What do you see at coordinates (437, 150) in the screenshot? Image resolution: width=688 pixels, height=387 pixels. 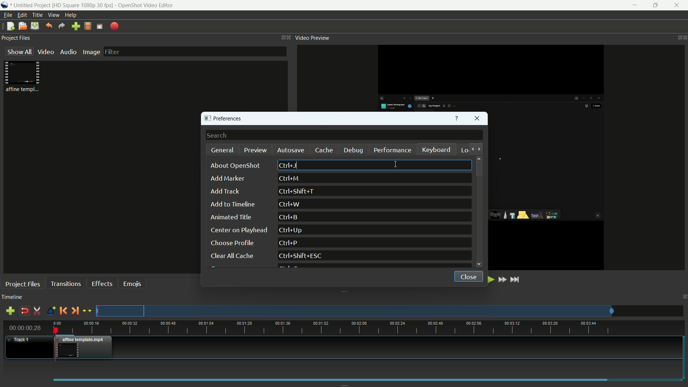 I see `keyboard` at bounding box center [437, 150].